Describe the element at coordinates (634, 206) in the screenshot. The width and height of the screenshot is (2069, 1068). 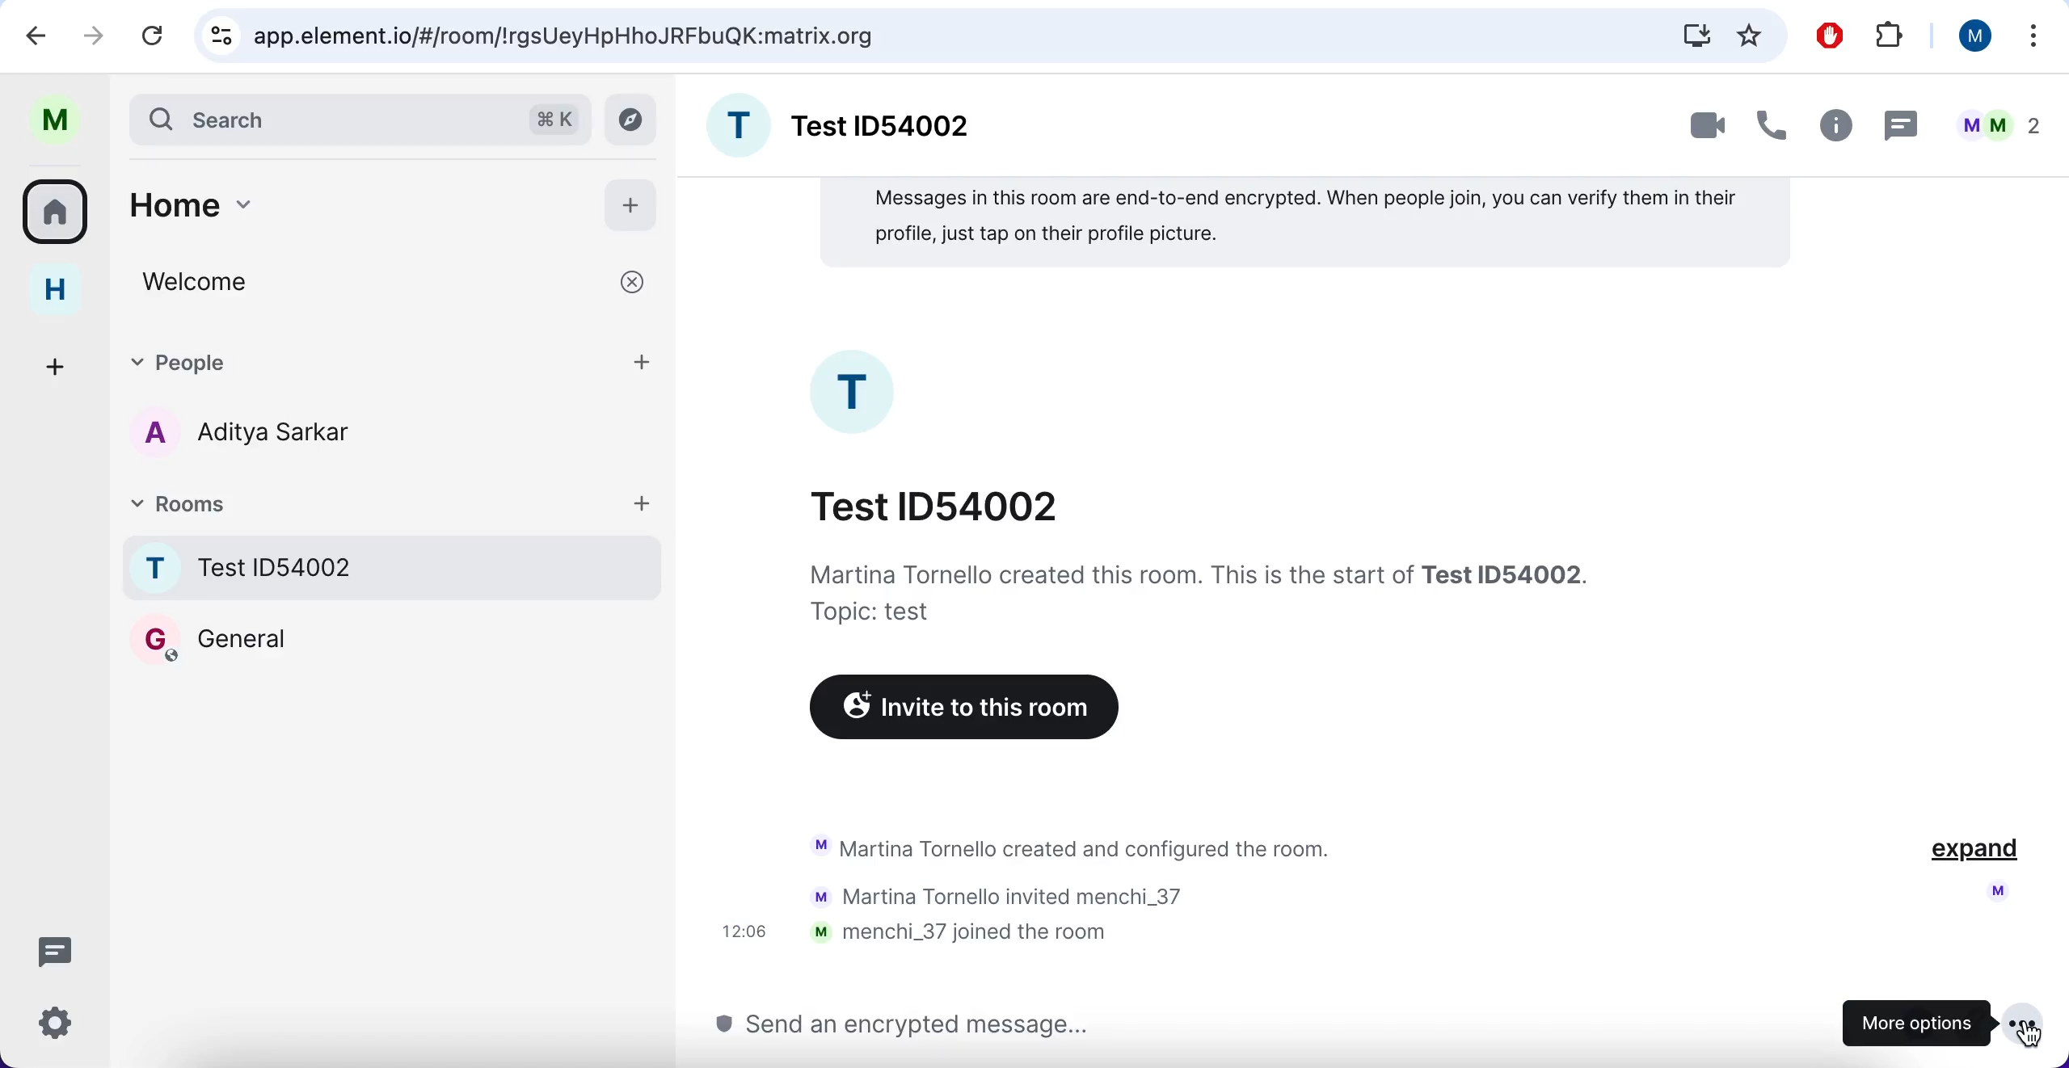
I see `add` at that location.